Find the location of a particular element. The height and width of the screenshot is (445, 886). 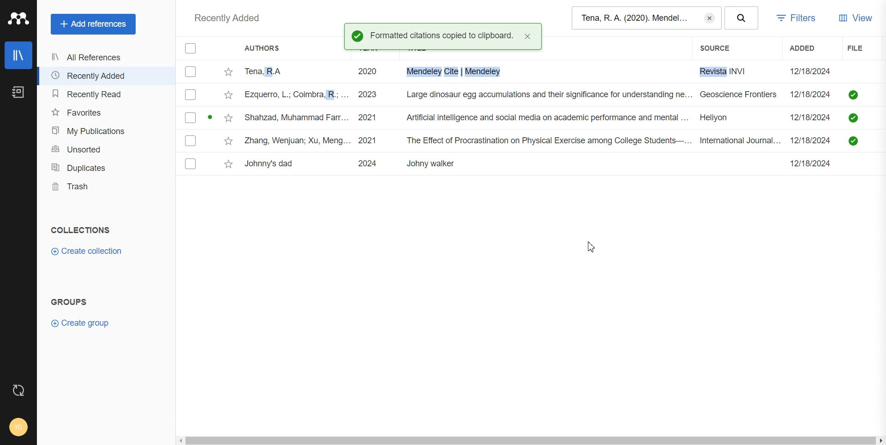

12/18/2024 is located at coordinates (811, 71).